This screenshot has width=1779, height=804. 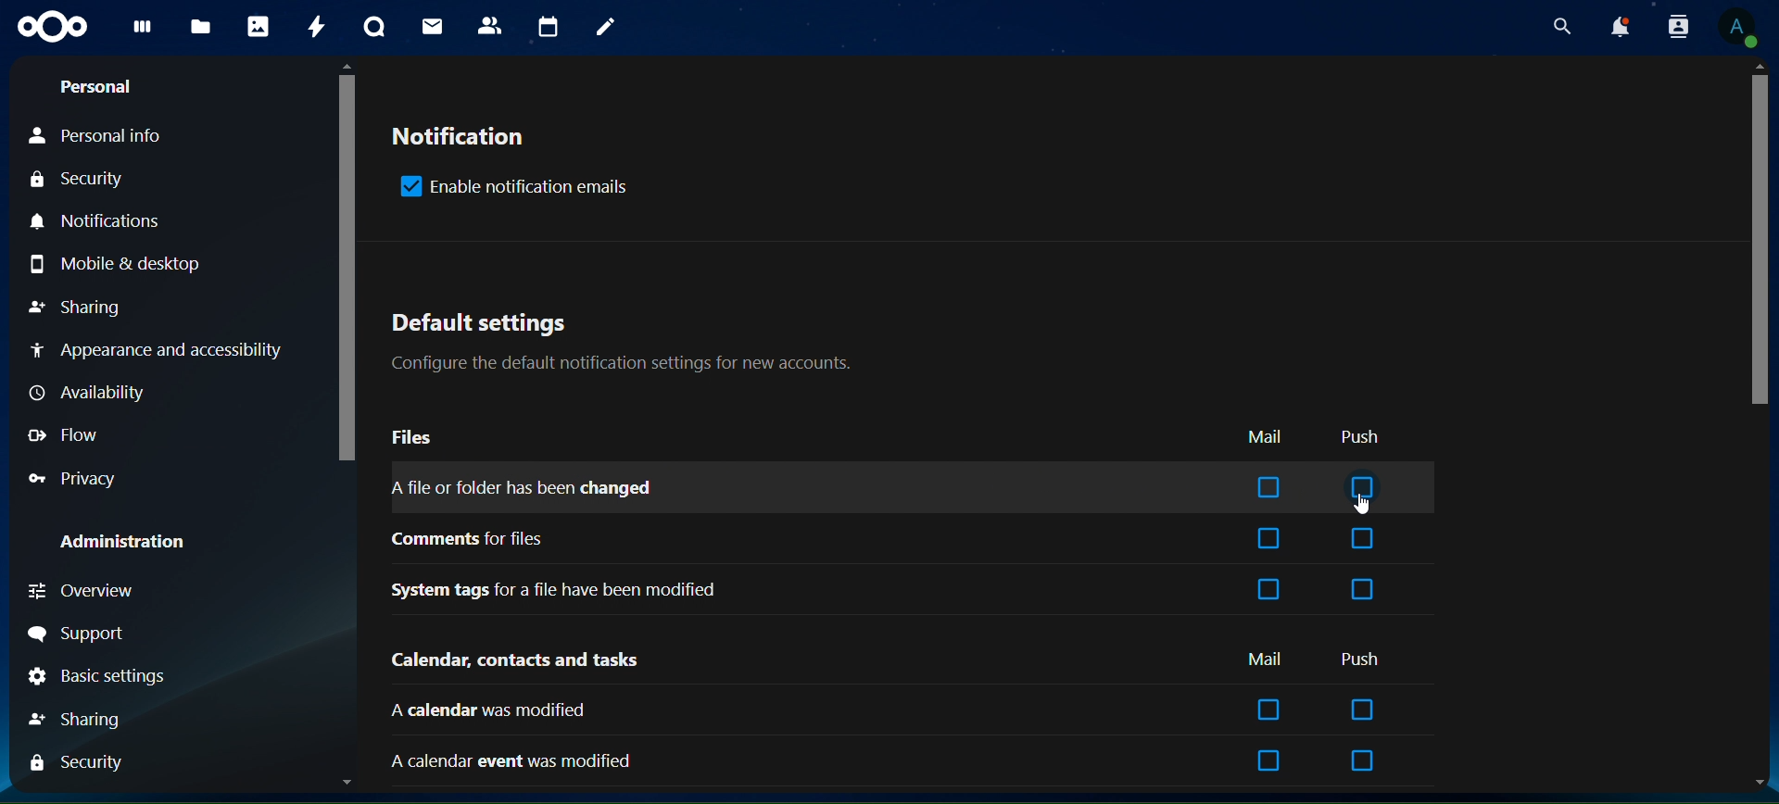 What do you see at coordinates (512, 188) in the screenshot?
I see `enable notification emails` at bounding box center [512, 188].